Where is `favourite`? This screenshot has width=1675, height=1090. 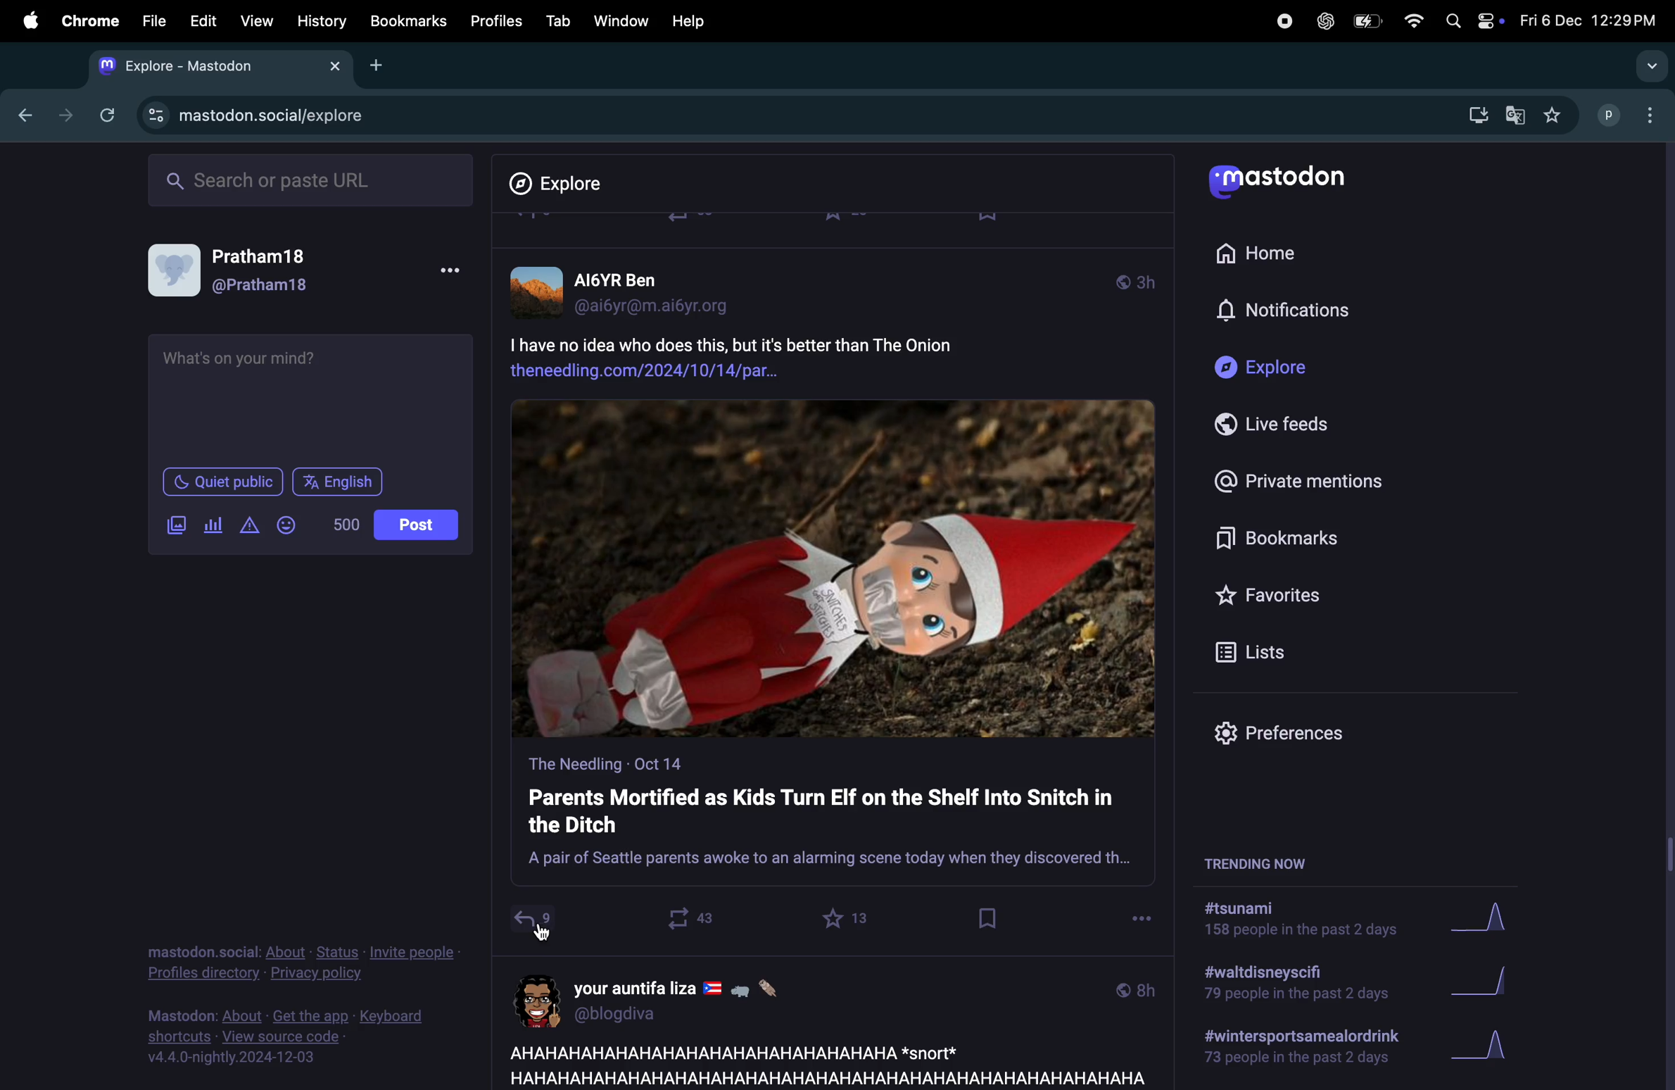
favourite is located at coordinates (848, 918).